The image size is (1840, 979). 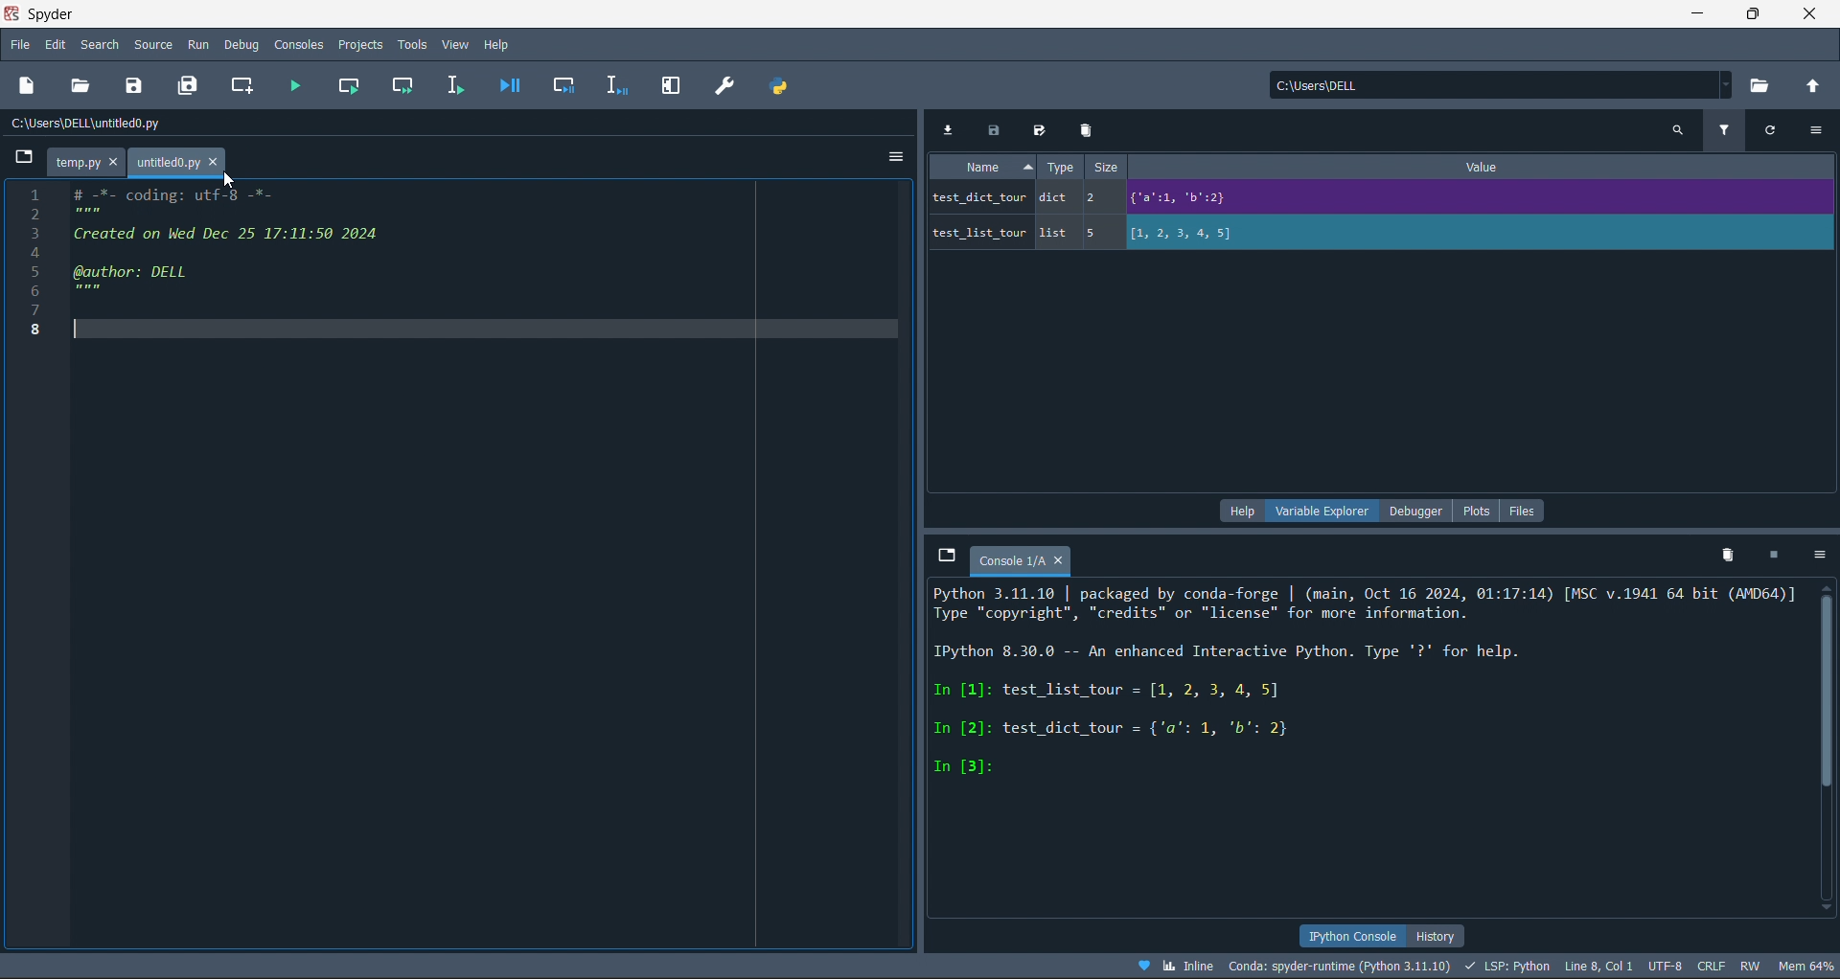 What do you see at coordinates (947, 125) in the screenshot?
I see `import data` at bounding box center [947, 125].